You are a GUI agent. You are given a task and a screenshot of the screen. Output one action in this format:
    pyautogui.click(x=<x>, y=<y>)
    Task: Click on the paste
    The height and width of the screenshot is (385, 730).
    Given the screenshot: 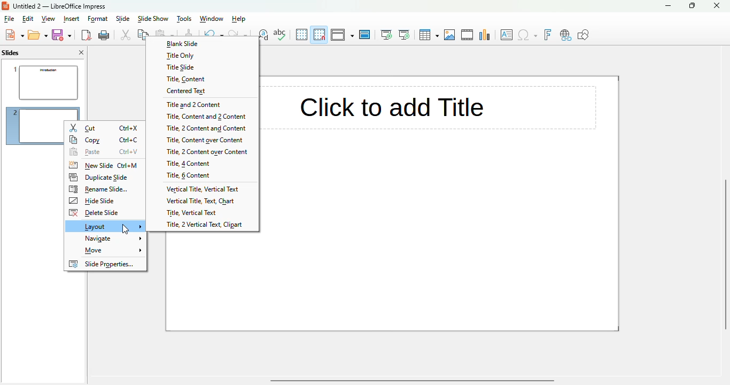 What is the action you would take?
    pyautogui.click(x=105, y=152)
    